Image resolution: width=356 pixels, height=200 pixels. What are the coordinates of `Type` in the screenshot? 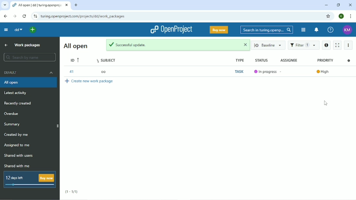 It's located at (239, 60).